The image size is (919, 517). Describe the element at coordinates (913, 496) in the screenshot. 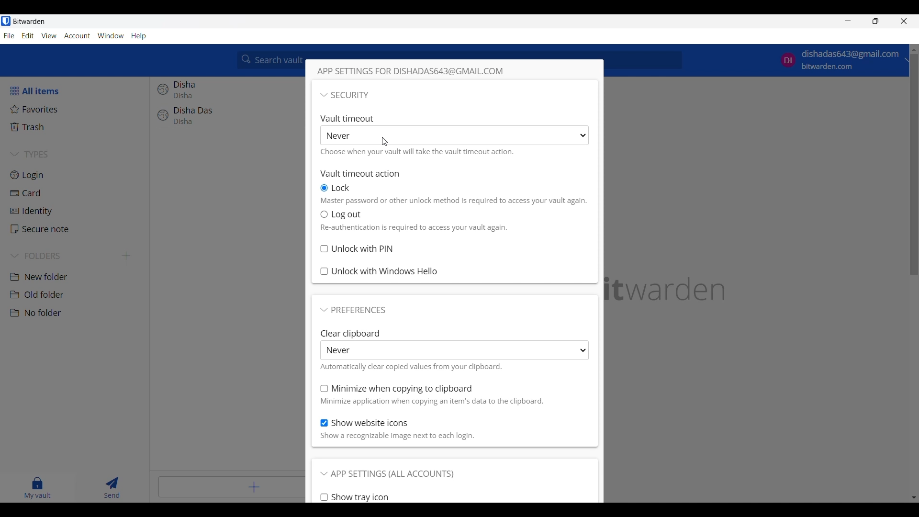

I see `move down` at that location.